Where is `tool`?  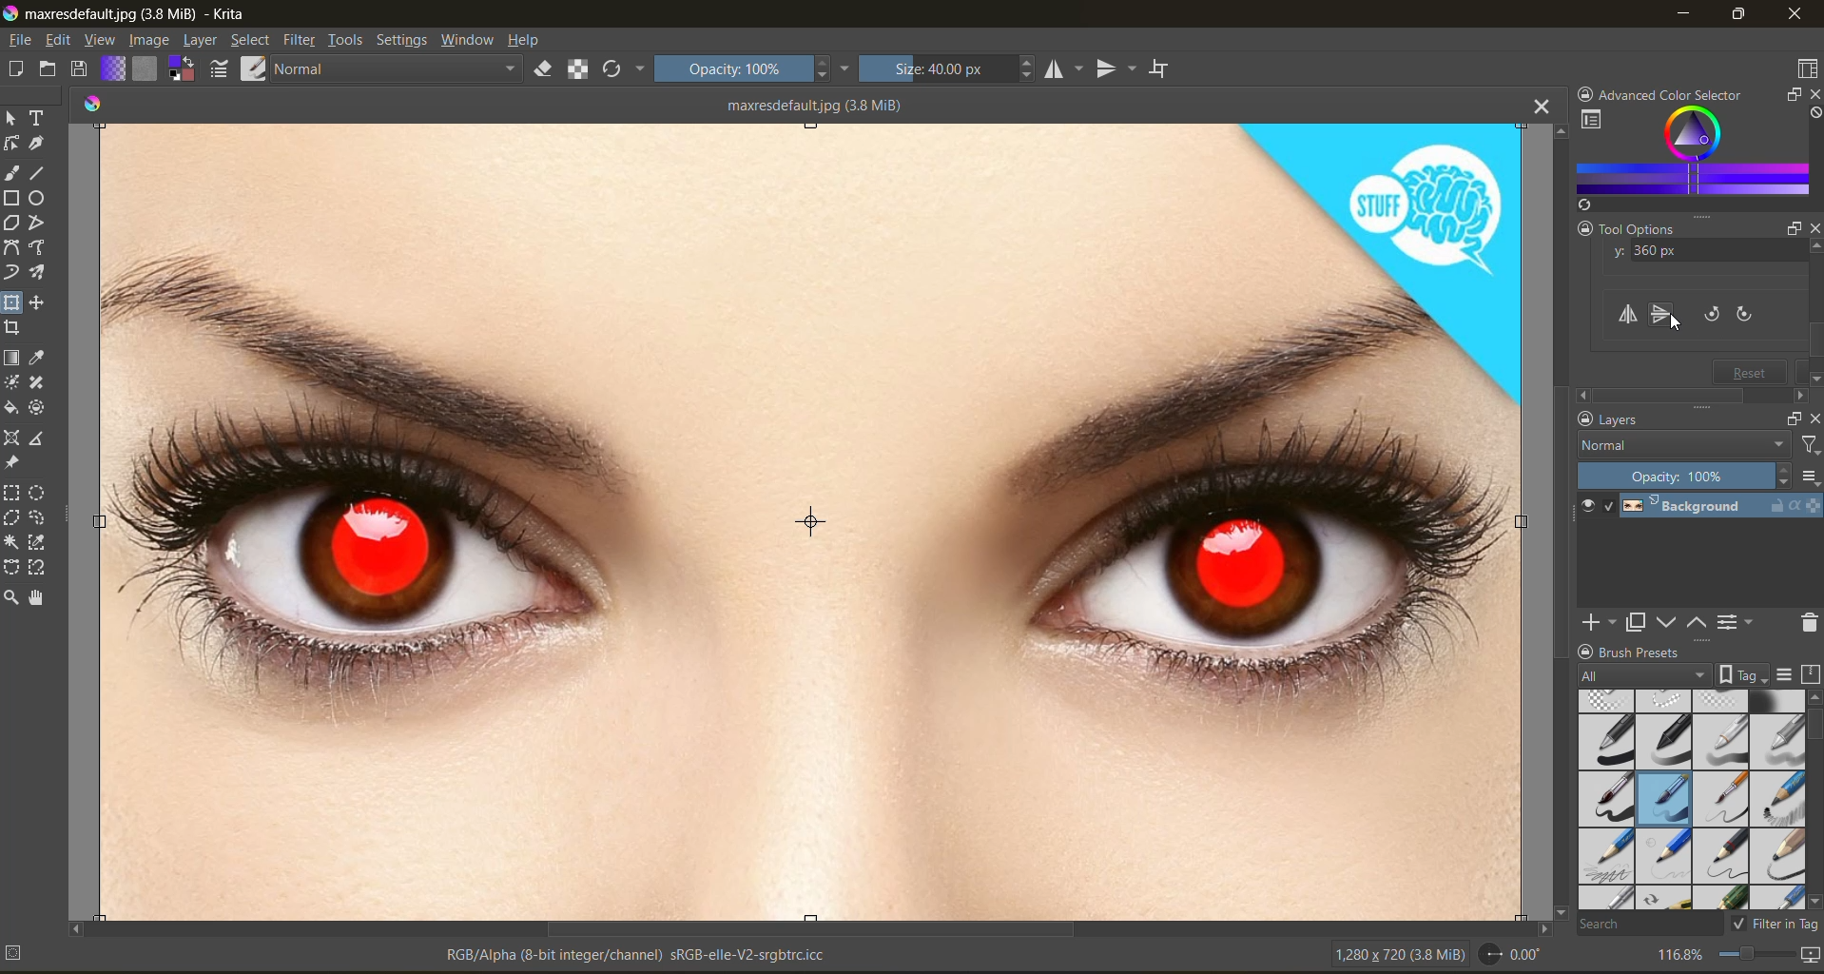 tool is located at coordinates (13, 596).